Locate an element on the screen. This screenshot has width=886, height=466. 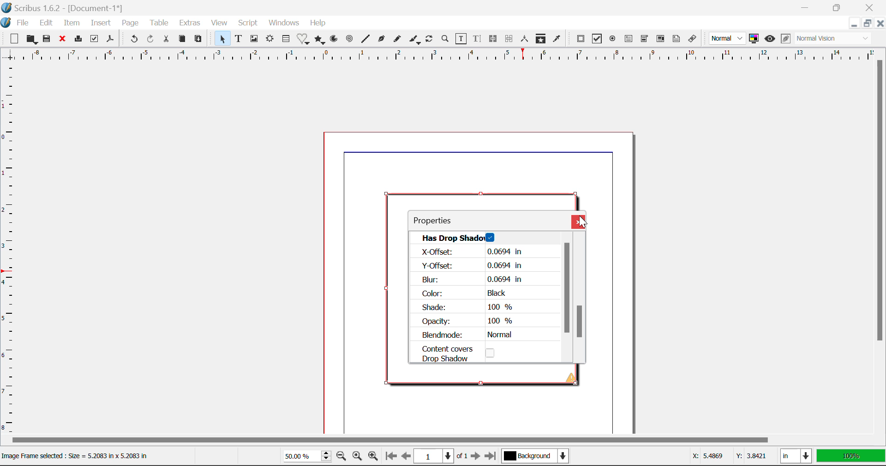
Edit Contents of Frame is located at coordinates (462, 40).